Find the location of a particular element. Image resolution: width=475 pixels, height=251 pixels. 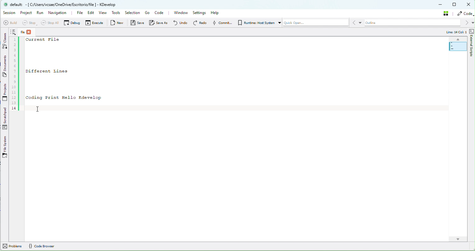

Help is located at coordinates (217, 12).